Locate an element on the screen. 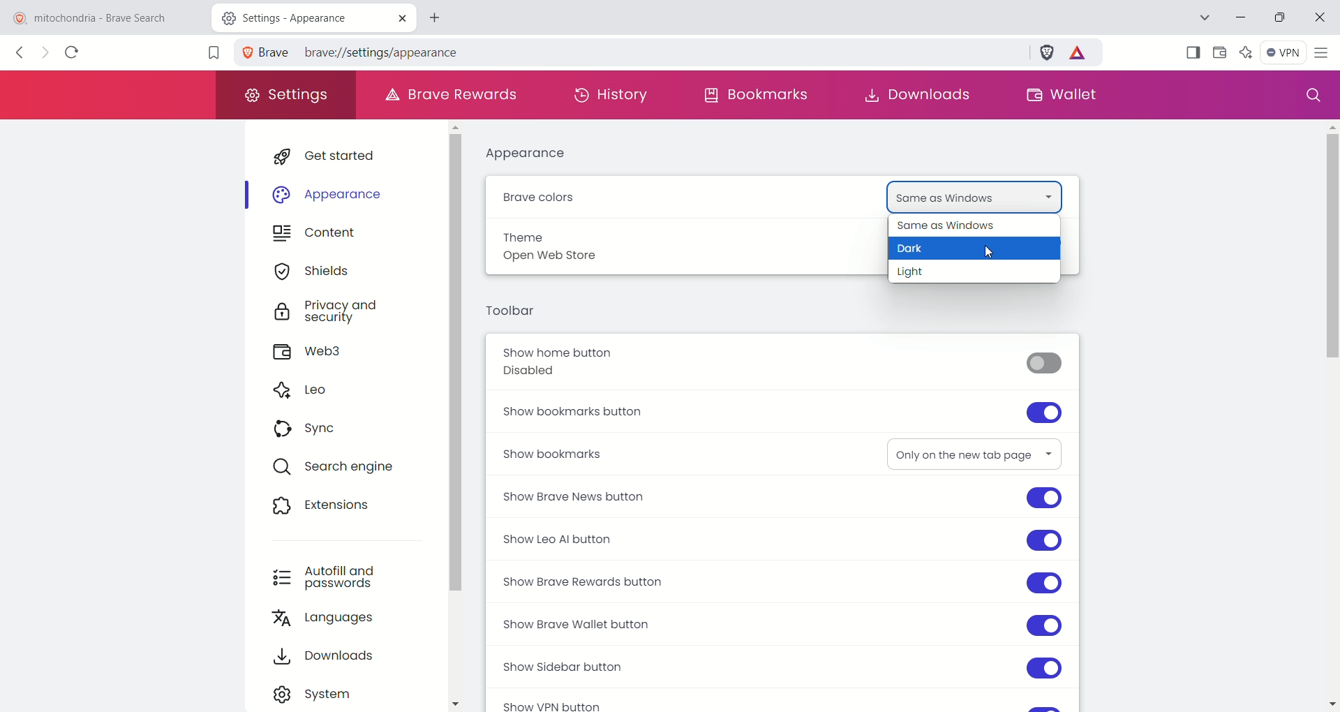 The height and width of the screenshot is (712, 1340). show home button is located at coordinates (784, 366).